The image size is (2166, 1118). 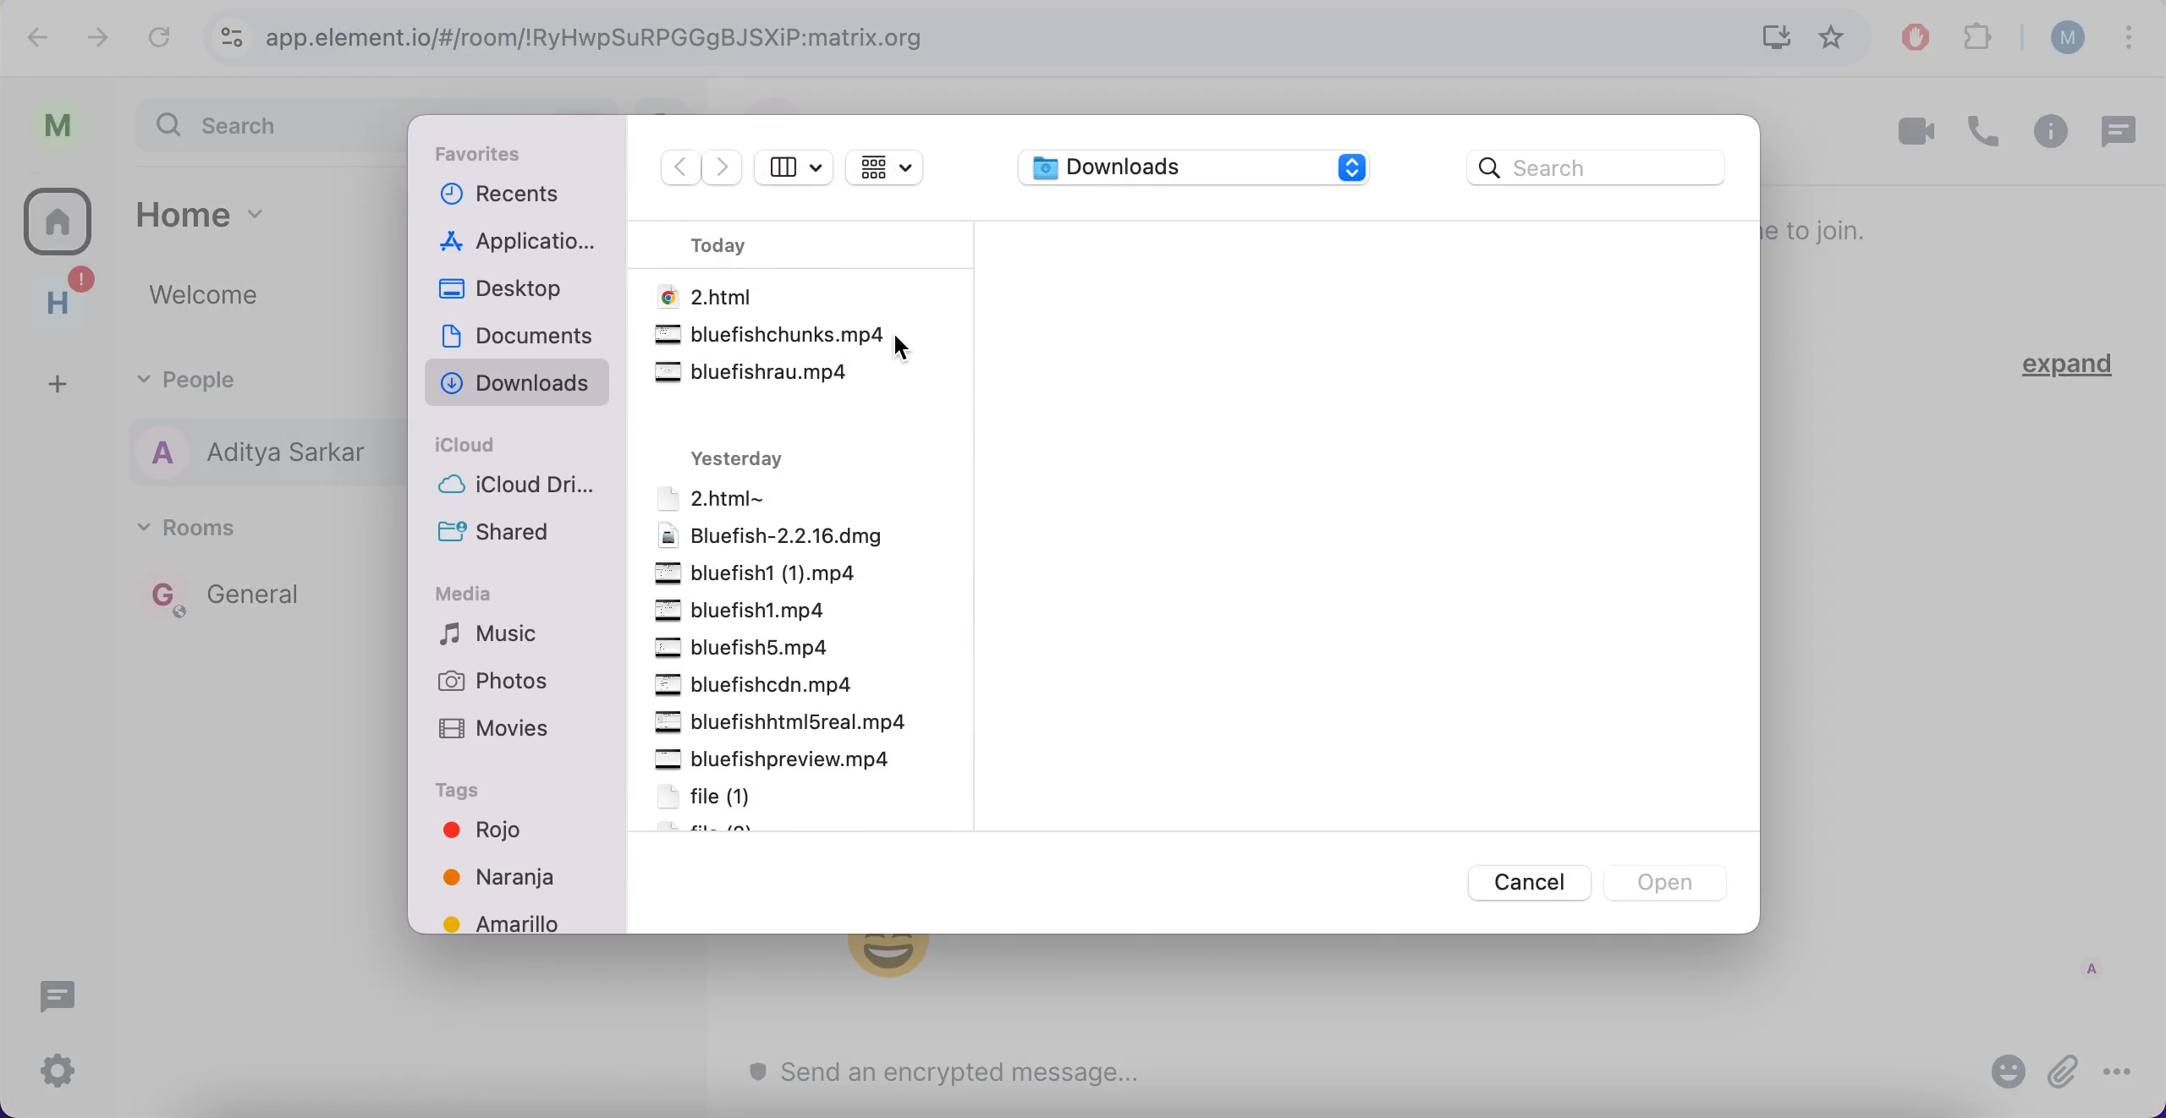 What do you see at coordinates (56, 122) in the screenshot?
I see `user` at bounding box center [56, 122].